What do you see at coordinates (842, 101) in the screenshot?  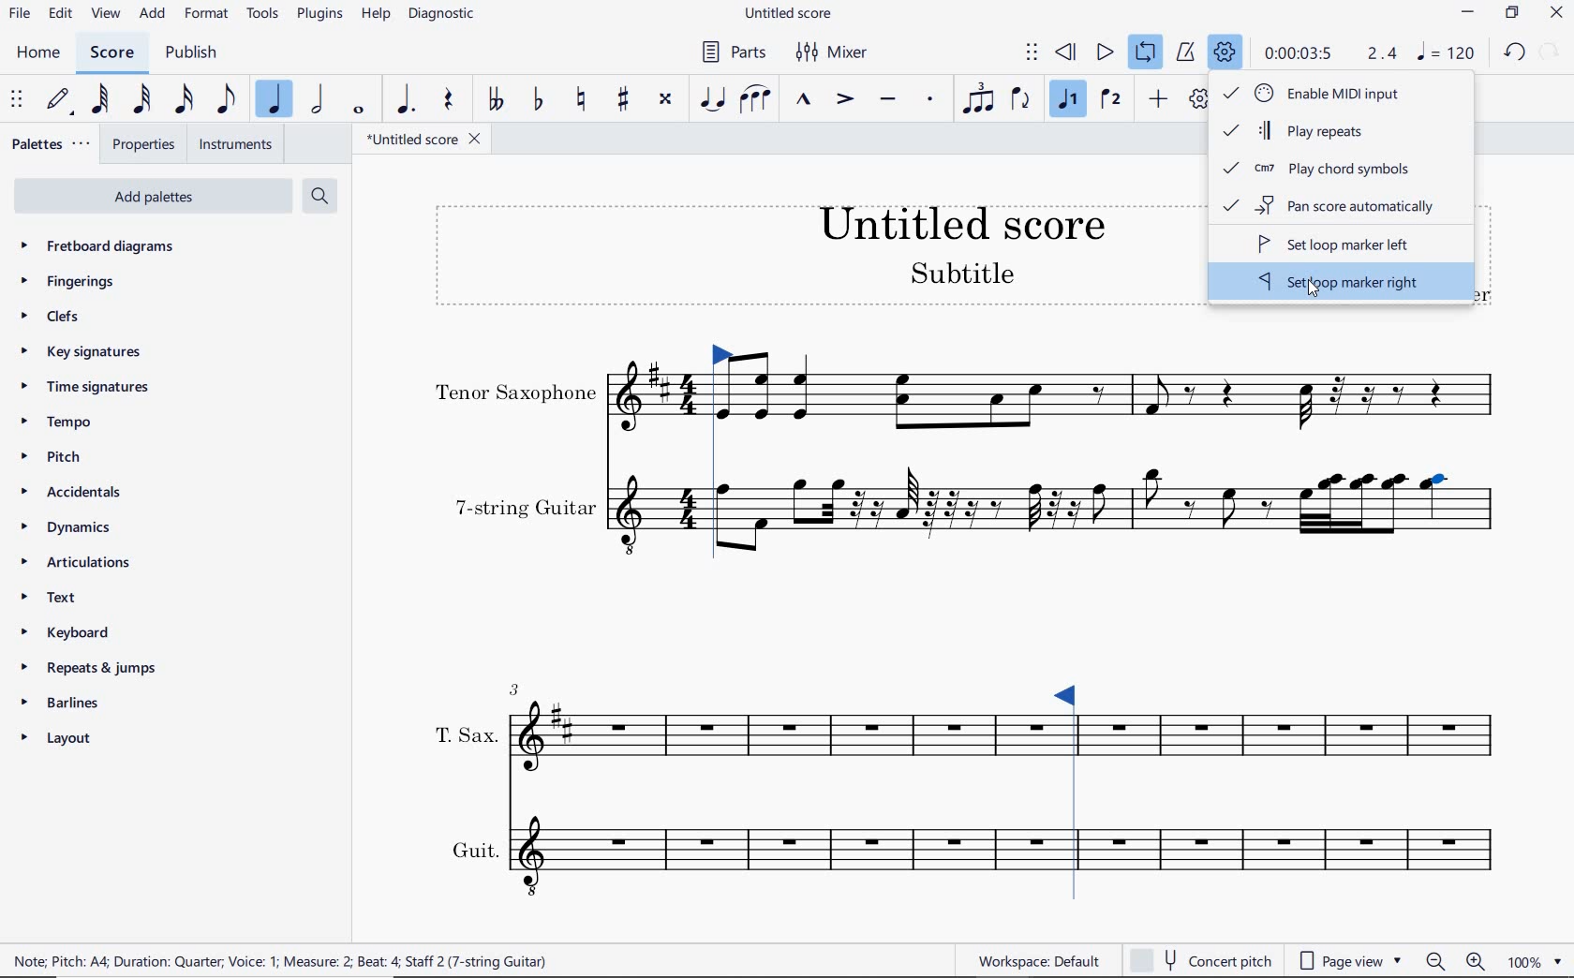 I see `ACCENT` at bounding box center [842, 101].